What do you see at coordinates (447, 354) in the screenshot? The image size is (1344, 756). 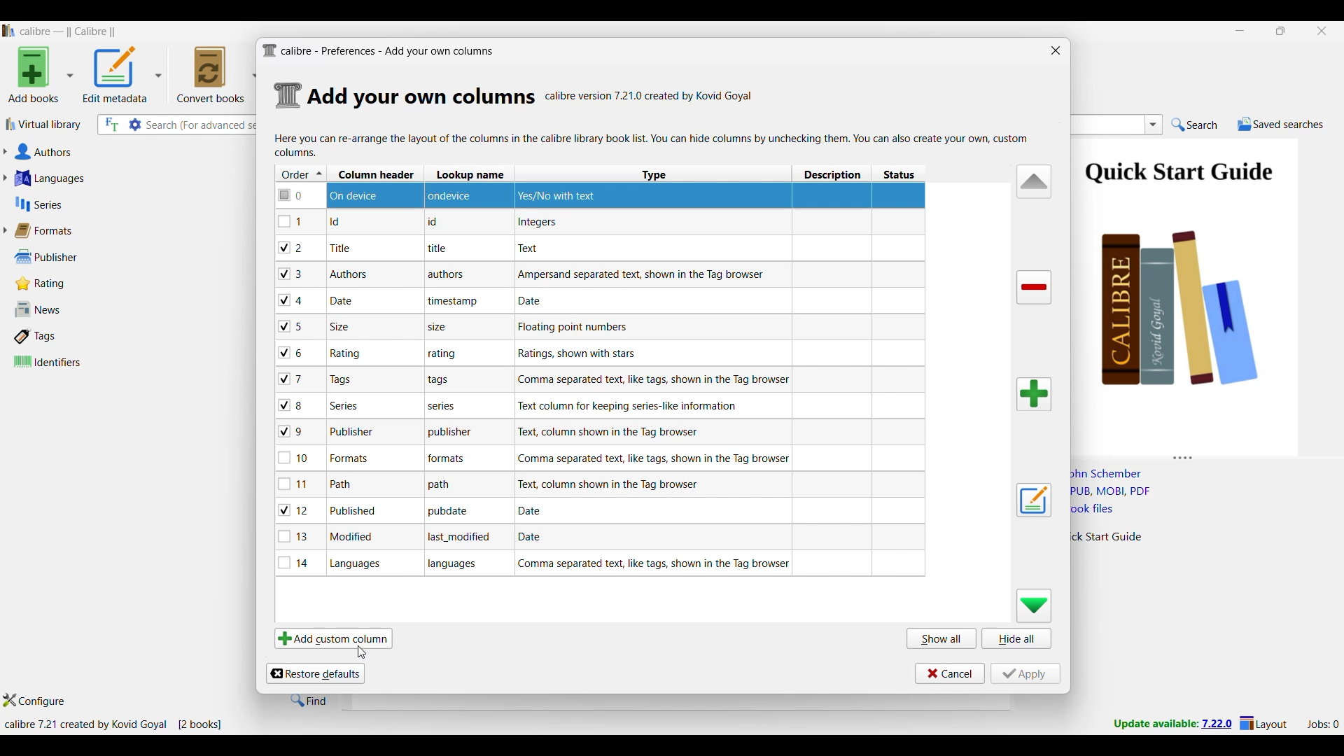 I see `note` at bounding box center [447, 354].